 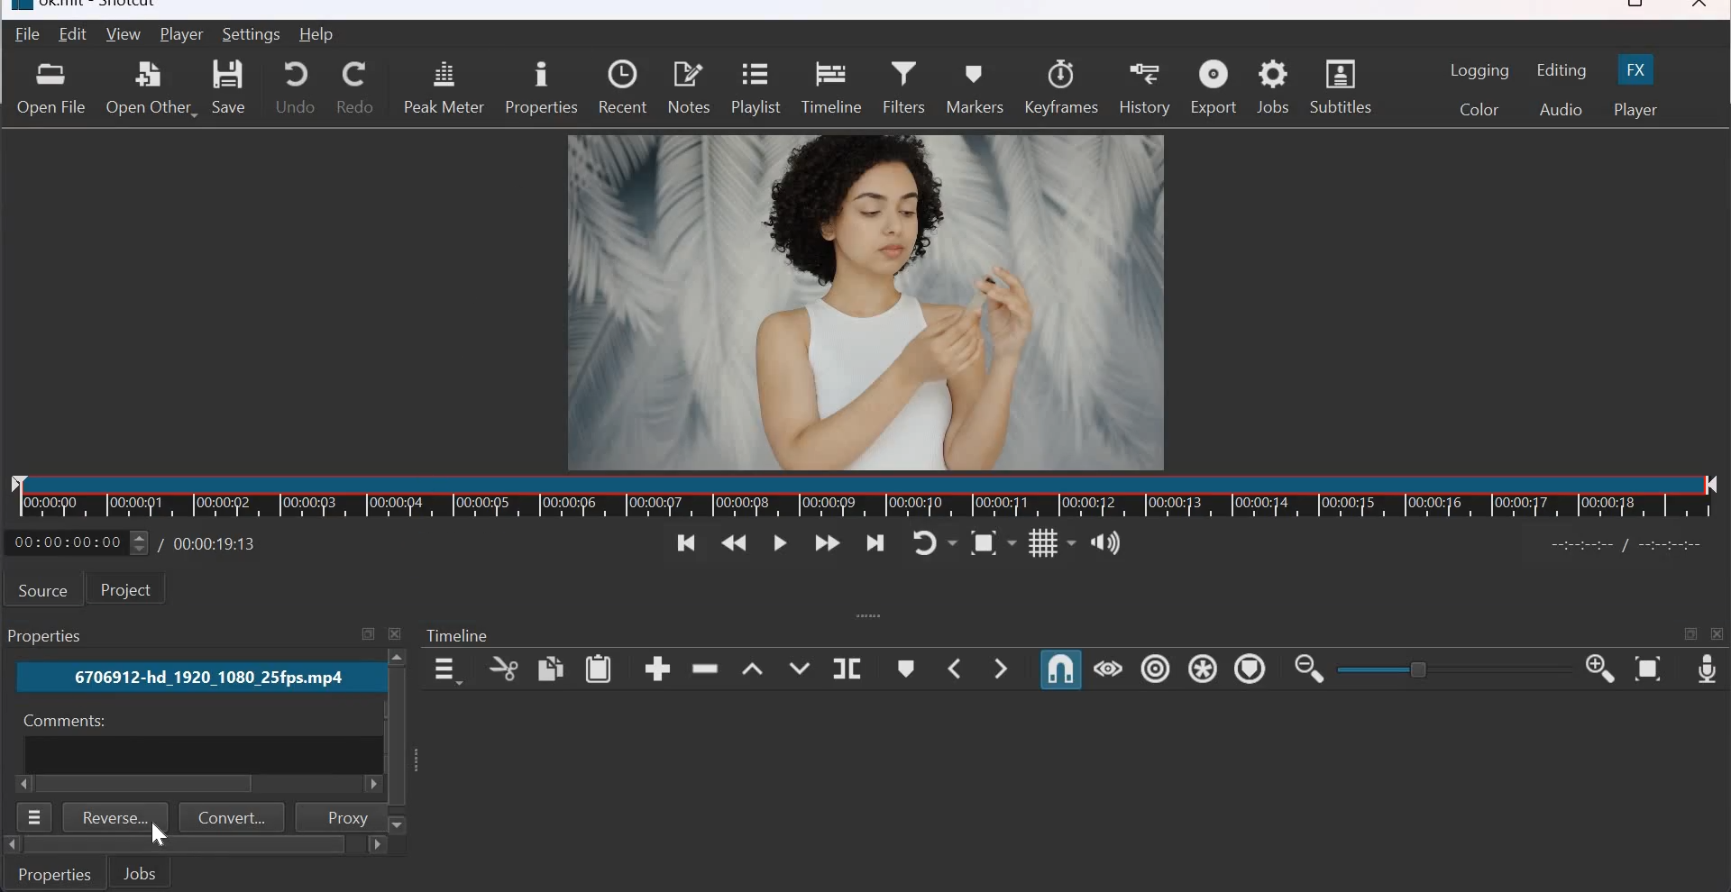 What do you see at coordinates (781, 542) in the screenshot?
I see `Toggle play or pause` at bounding box center [781, 542].